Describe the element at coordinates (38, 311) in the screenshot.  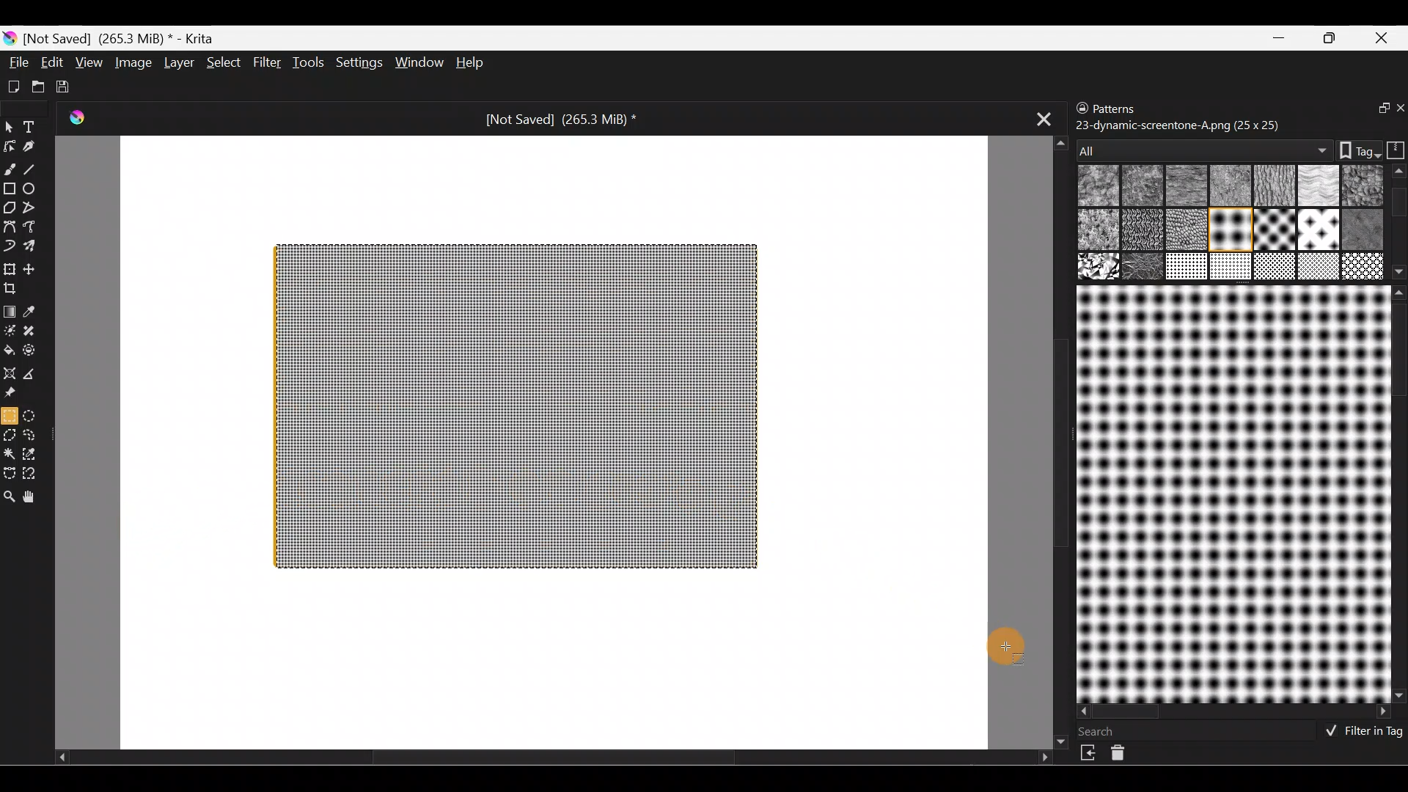
I see `Sample a colour` at that location.